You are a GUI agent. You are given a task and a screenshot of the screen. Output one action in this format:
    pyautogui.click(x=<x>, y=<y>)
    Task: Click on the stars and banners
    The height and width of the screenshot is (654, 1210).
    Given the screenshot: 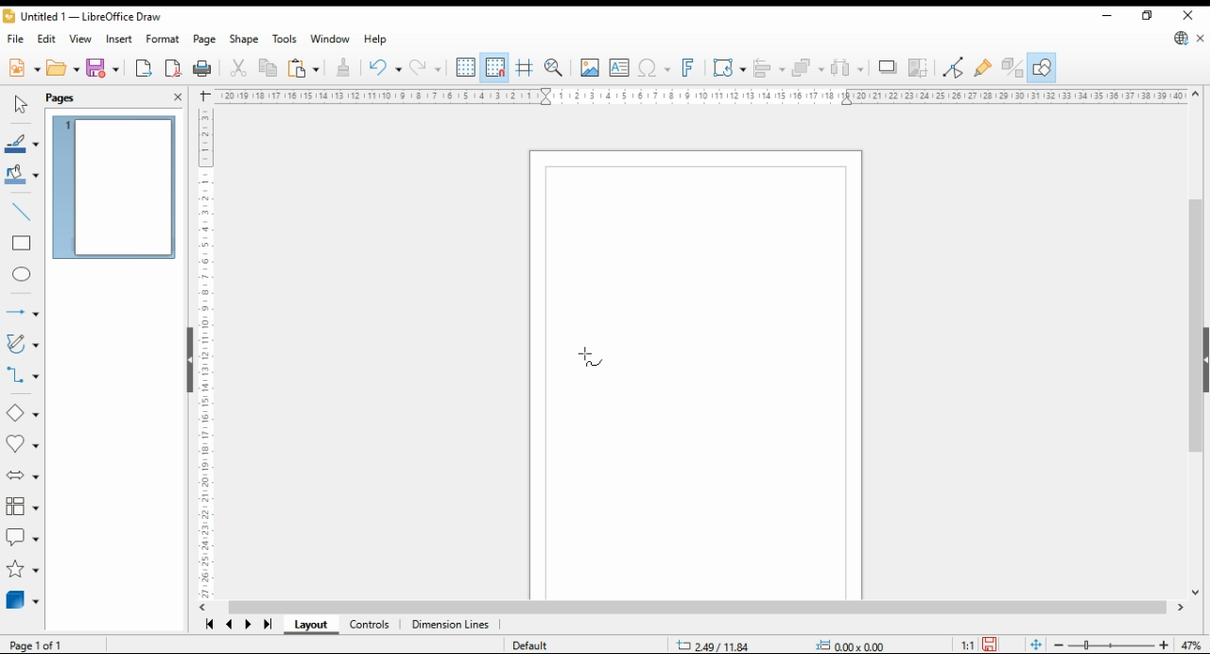 What is the action you would take?
    pyautogui.click(x=23, y=569)
    